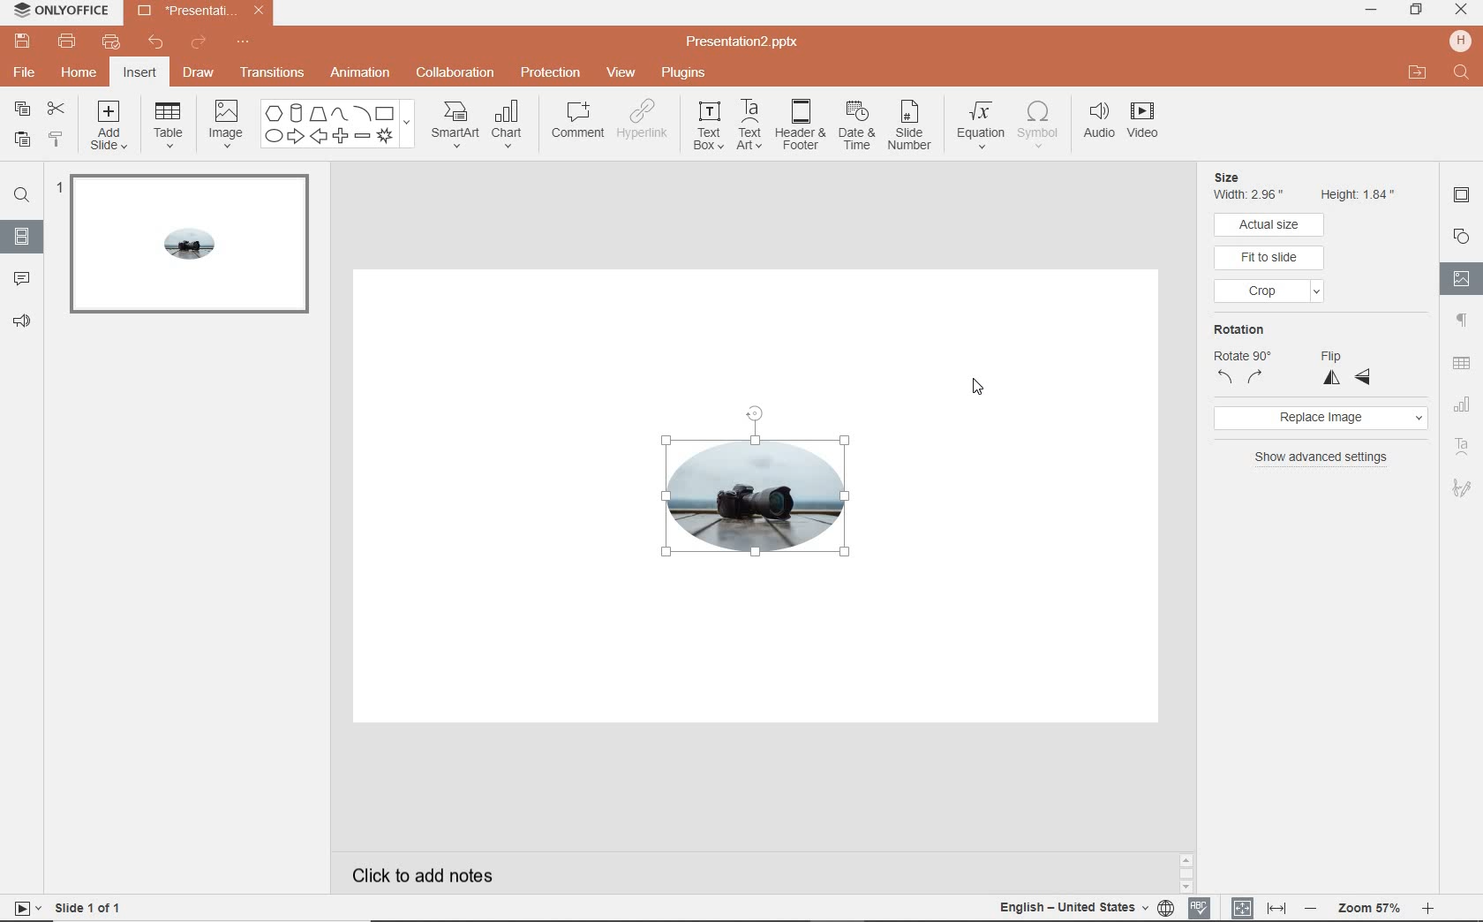 This screenshot has height=922, width=1483. What do you see at coordinates (859, 125) in the screenshot?
I see `date & time` at bounding box center [859, 125].